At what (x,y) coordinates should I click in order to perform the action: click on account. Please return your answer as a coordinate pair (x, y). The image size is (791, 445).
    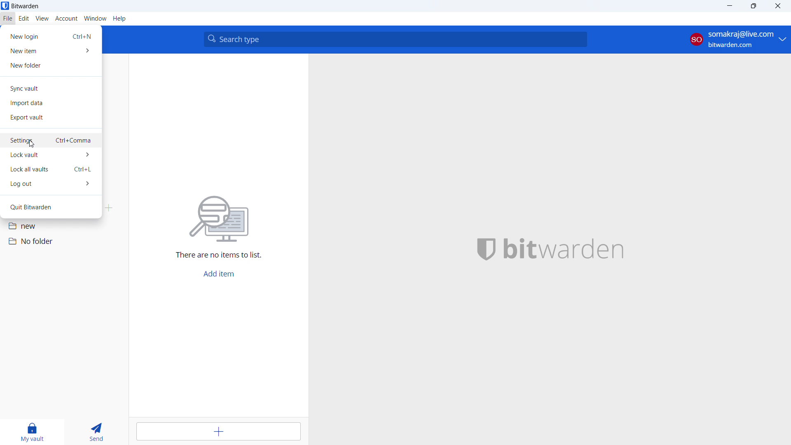
    Looking at the image, I should click on (66, 19).